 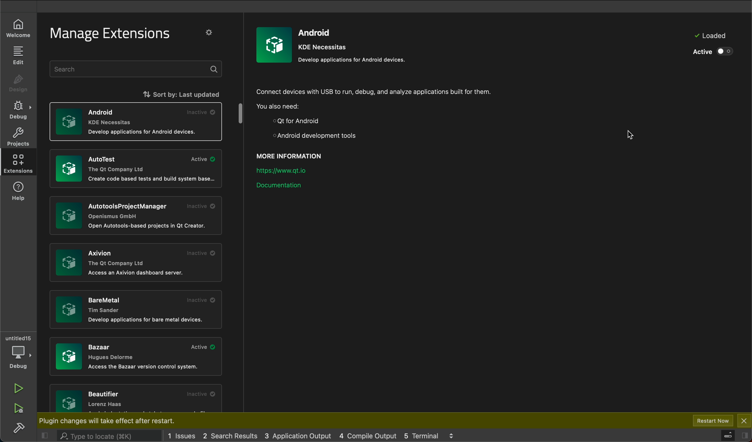 What do you see at coordinates (18, 137) in the screenshot?
I see `projects` at bounding box center [18, 137].